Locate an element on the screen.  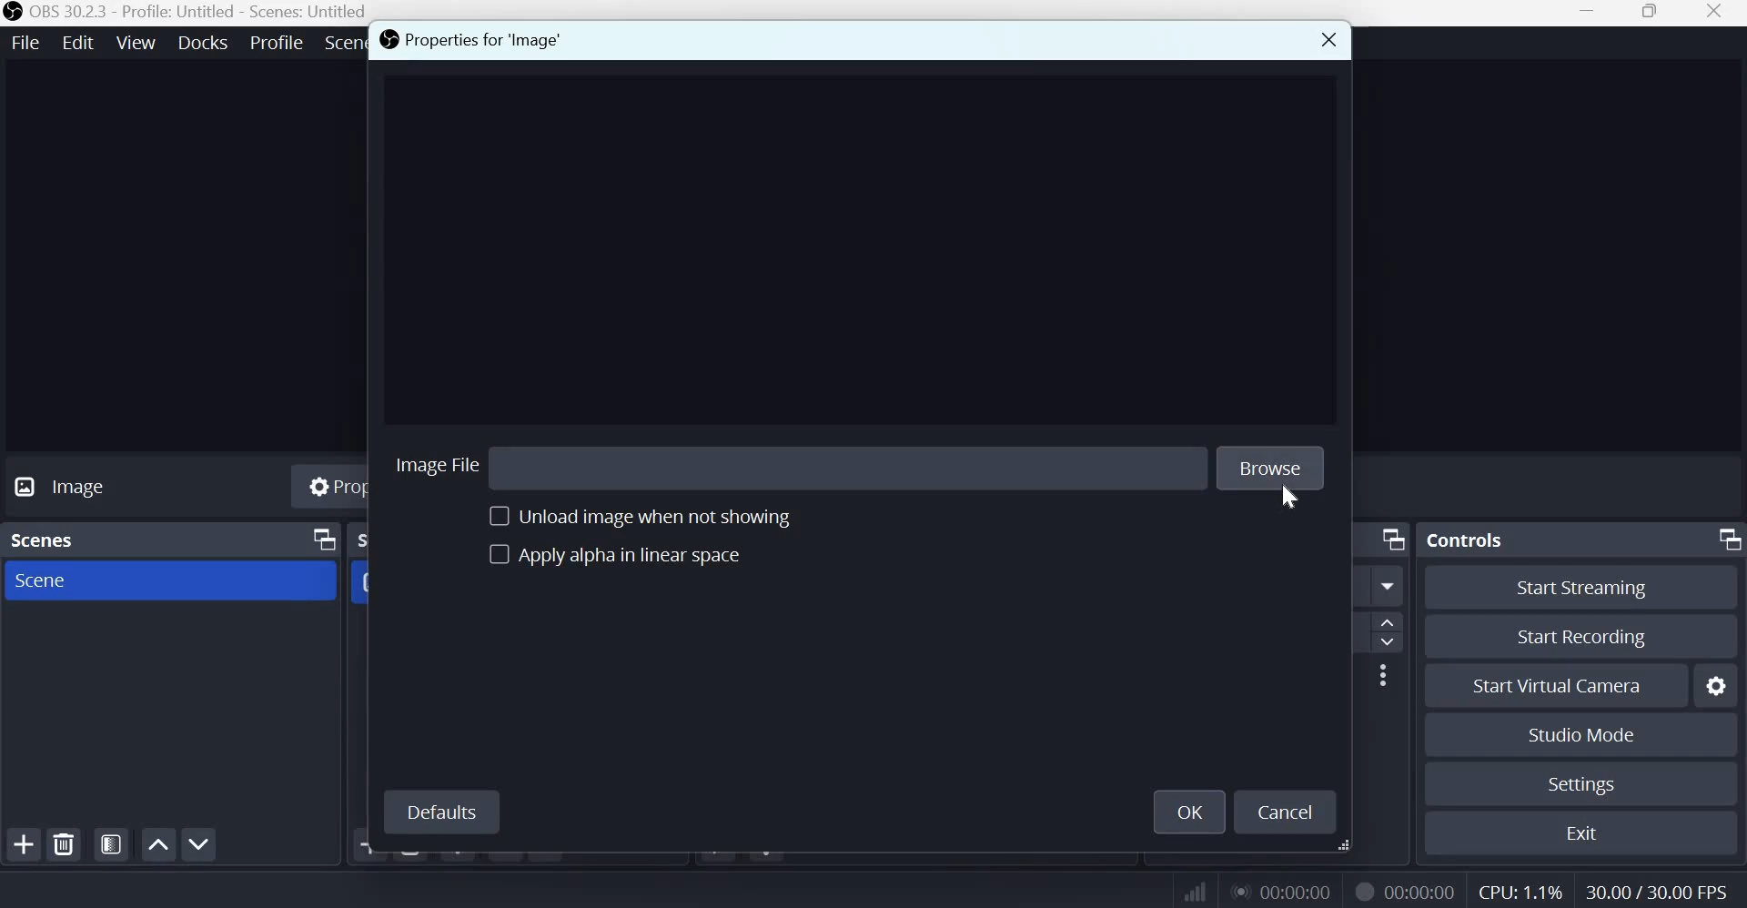
Unload image when not showing is located at coordinates (657, 514).